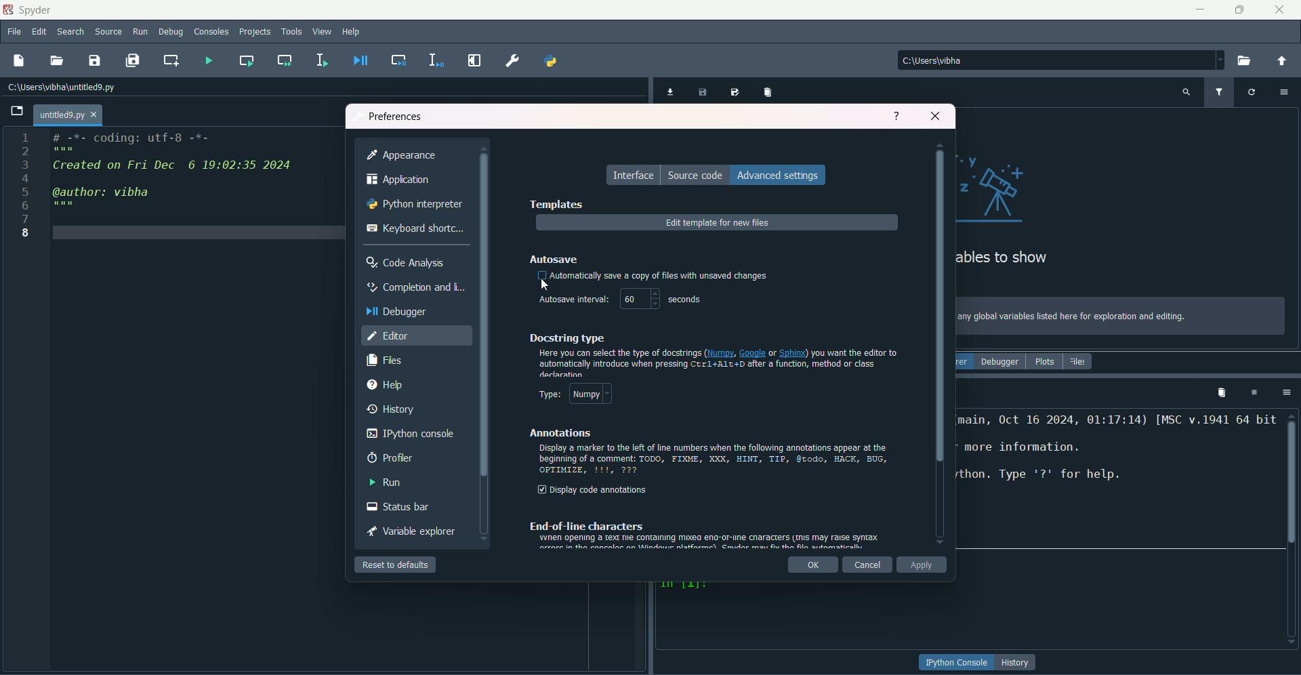 The image size is (1301, 675). I want to click on scrollbar, so click(940, 324).